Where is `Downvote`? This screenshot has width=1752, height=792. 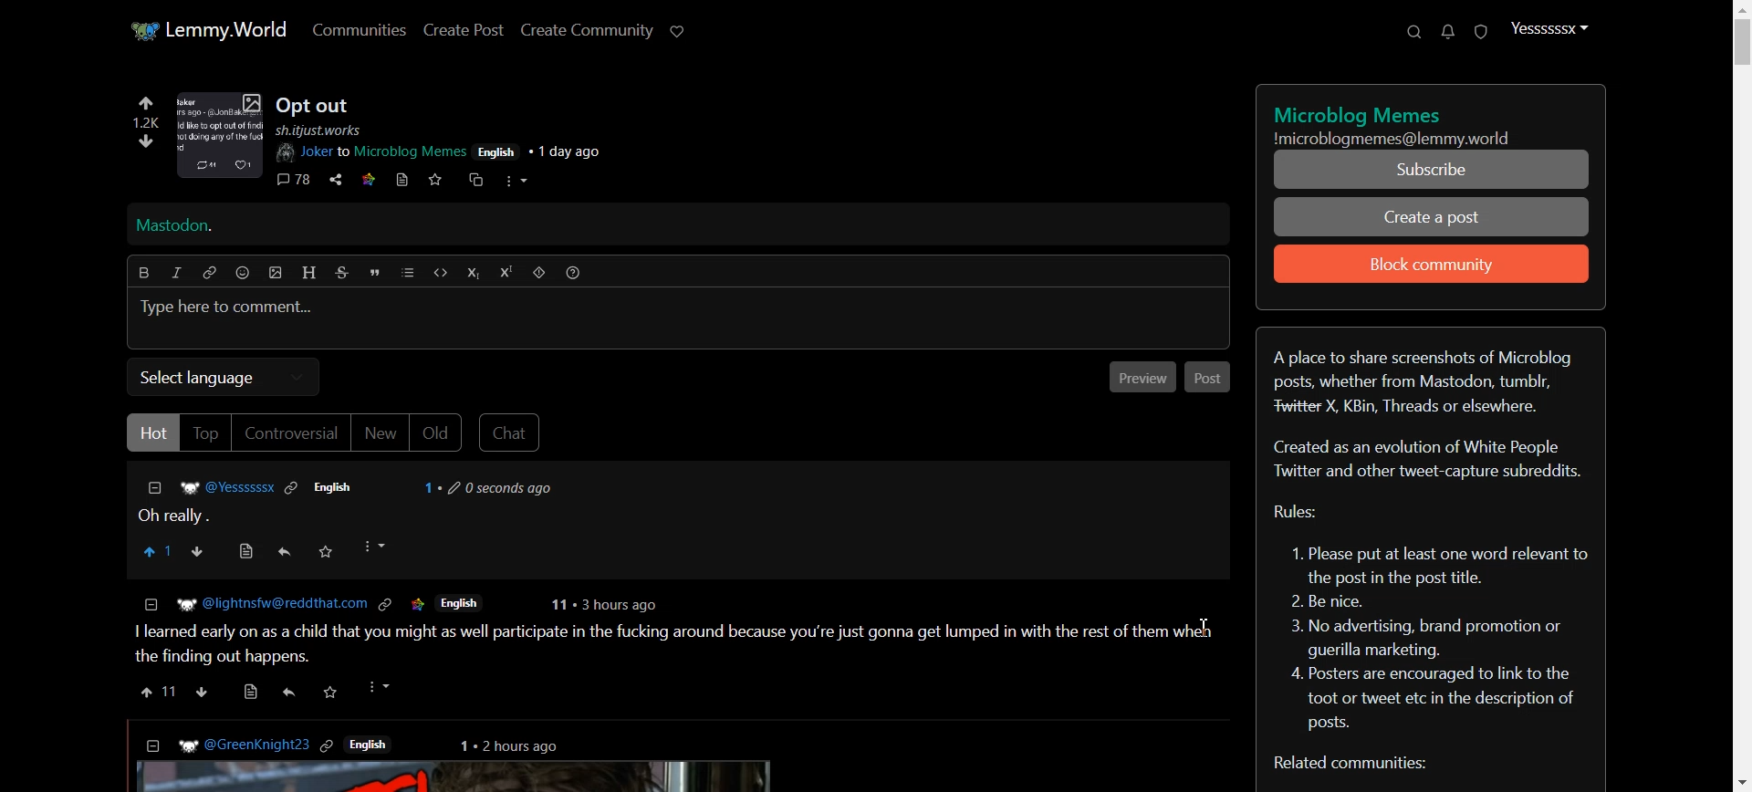 Downvote is located at coordinates (201, 551).